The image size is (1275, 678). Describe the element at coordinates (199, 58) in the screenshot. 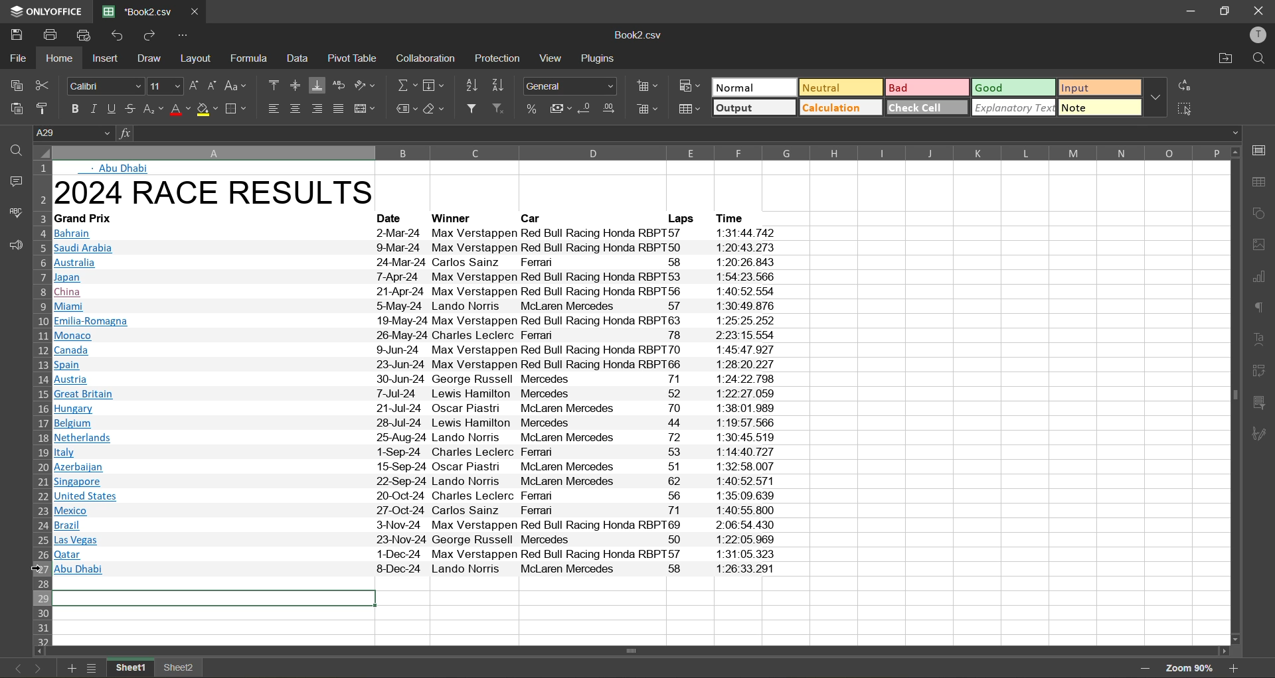

I see `layout` at that location.